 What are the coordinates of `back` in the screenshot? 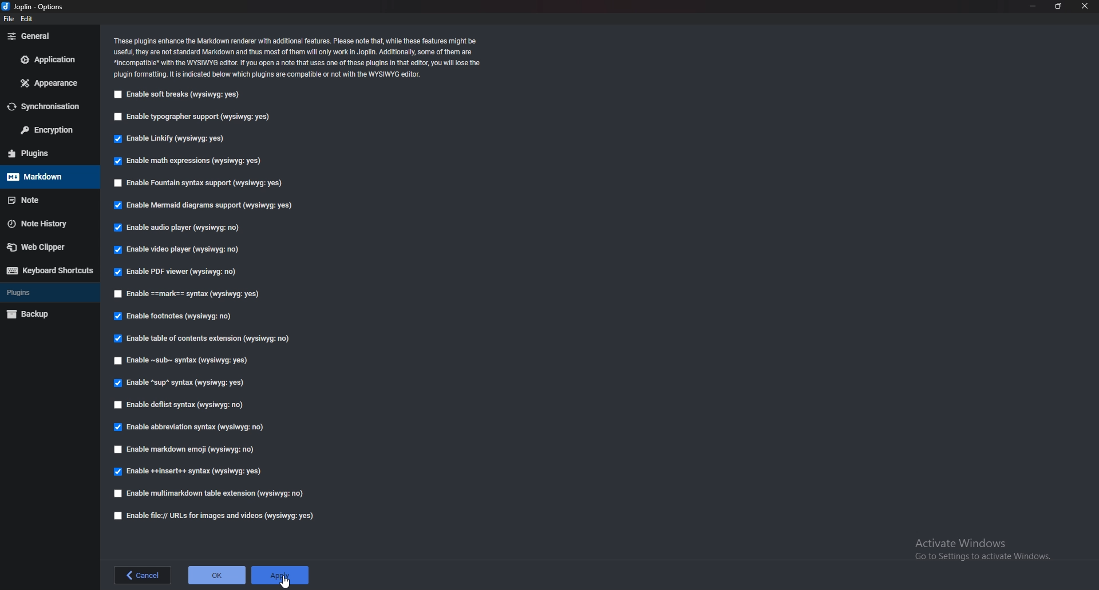 It's located at (145, 575).